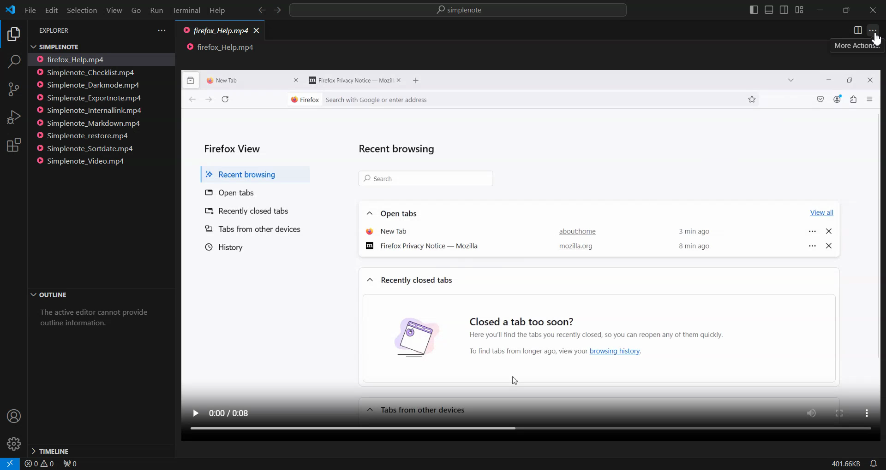  Describe the element at coordinates (514, 377) in the screenshot. I see `cursor` at that location.